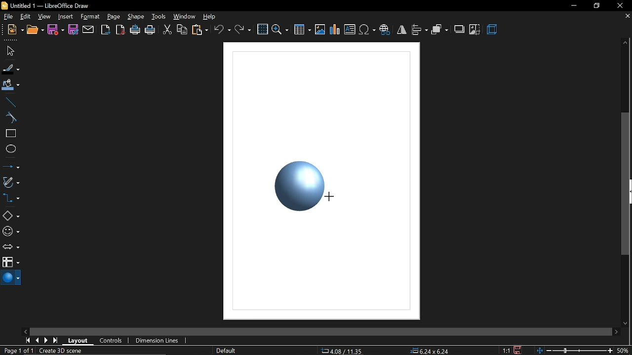 This screenshot has height=355, width=632. What do you see at coordinates (212, 16) in the screenshot?
I see `help` at bounding box center [212, 16].